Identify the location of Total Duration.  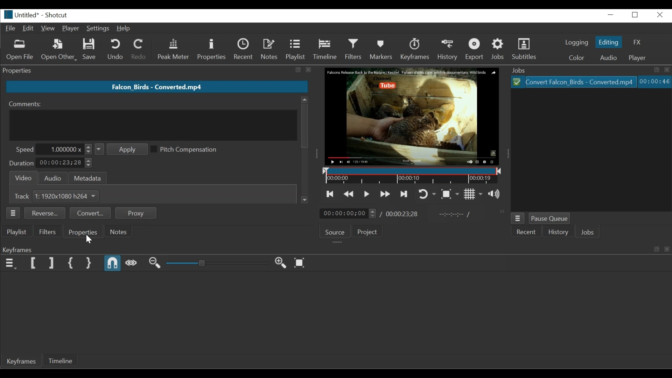
(402, 214).